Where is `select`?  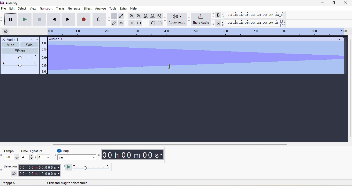 select is located at coordinates (22, 9).